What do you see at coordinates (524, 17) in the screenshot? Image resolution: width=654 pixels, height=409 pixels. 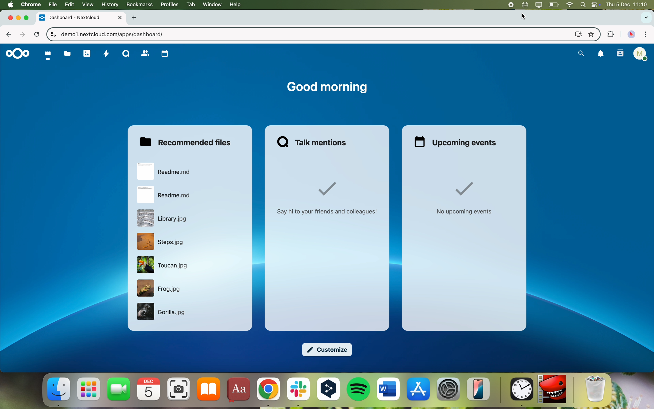 I see `mouse` at bounding box center [524, 17].